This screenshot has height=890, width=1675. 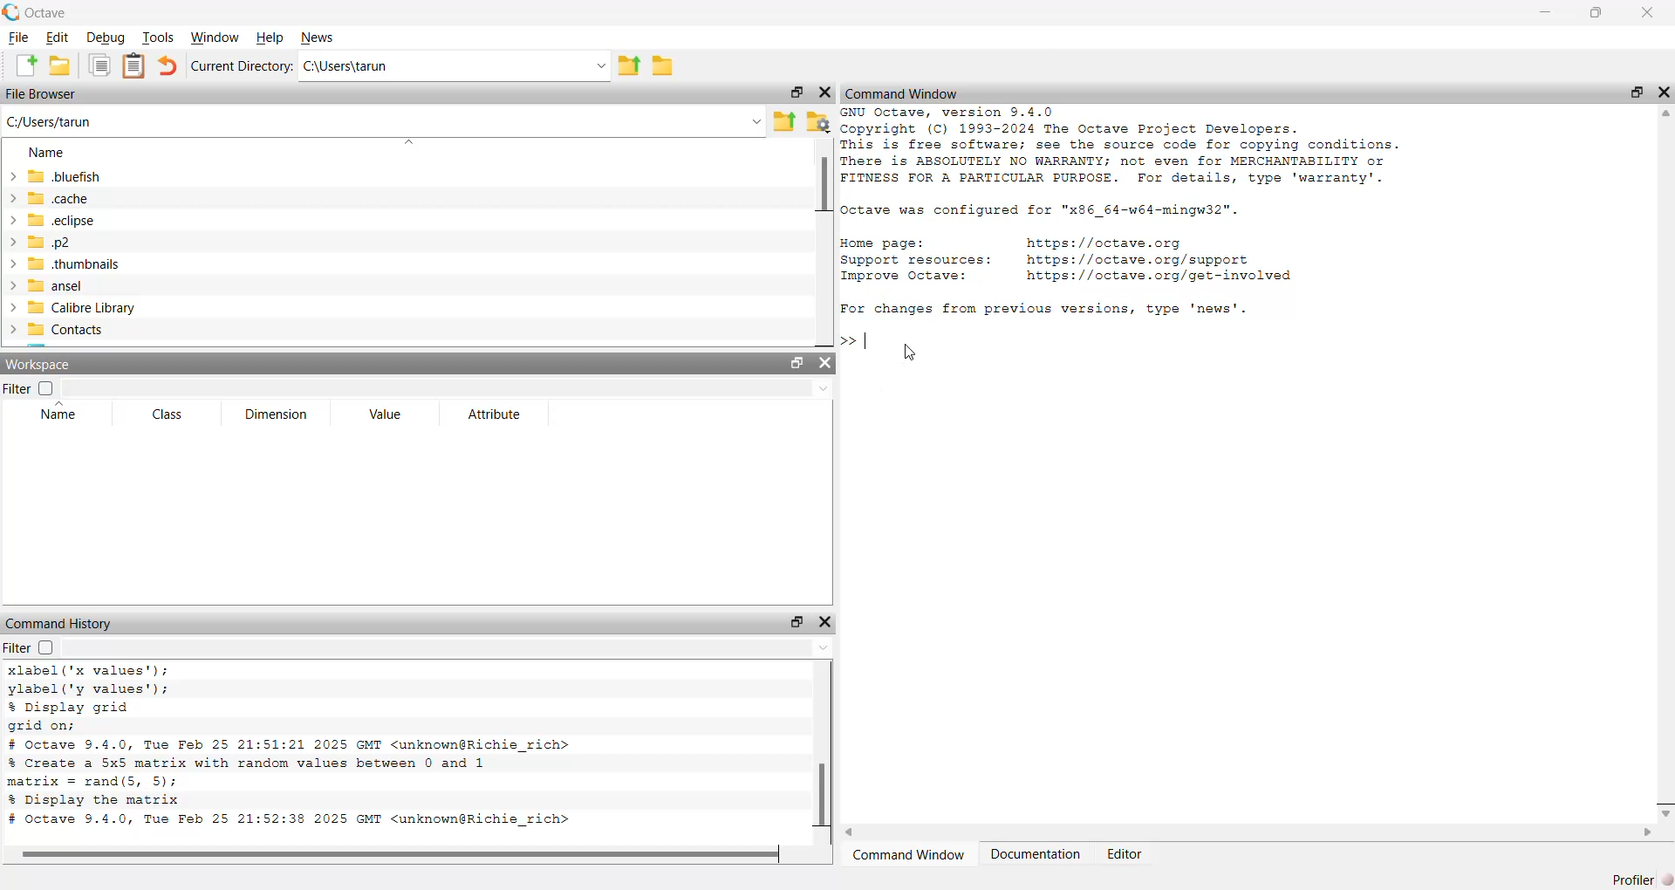 What do you see at coordinates (368, 750) in the screenshot?
I see `xlabel('x values’);

ylabel ('y values');

% Display grid

grid on;

# octave 9.4.0, Tue Feb 25 21:51:21 2025 GMT <unknown@Richie_rich>
% Create a 5x5 matrix with random values between 0 and 1

matrix = rand(S, 5);

% Display the matrix

# octave 9.4.0, Tue Feb 25 21:52:38 2025 GMT <unknown@Richie_rich>` at bounding box center [368, 750].